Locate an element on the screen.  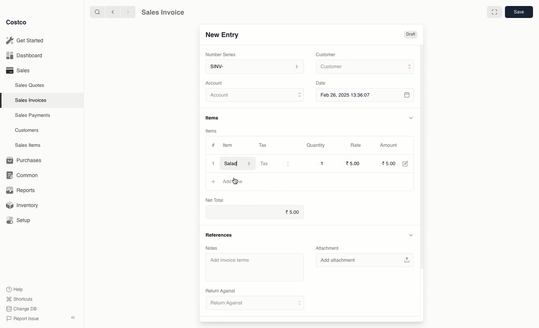
Hide is located at coordinates (412, 235).